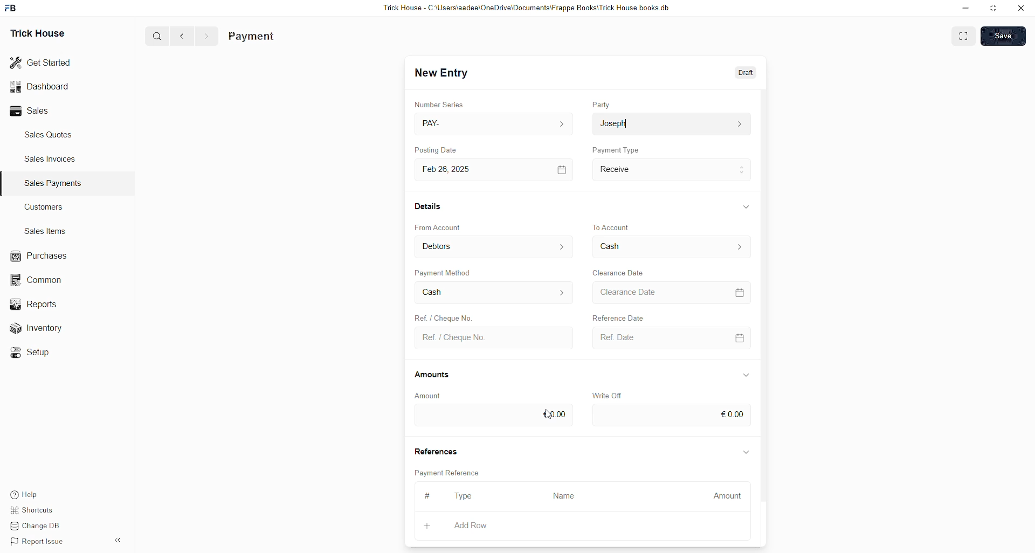  What do you see at coordinates (433, 375) in the screenshot?
I see `Amounts` at bounding box center [433, 375].